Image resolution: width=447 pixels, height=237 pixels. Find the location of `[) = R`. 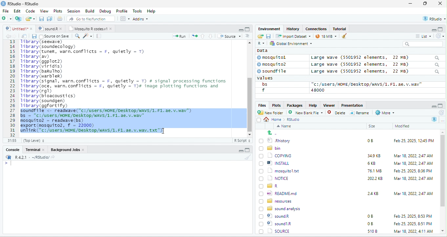

[) = R is located at coordinates (272, 186).